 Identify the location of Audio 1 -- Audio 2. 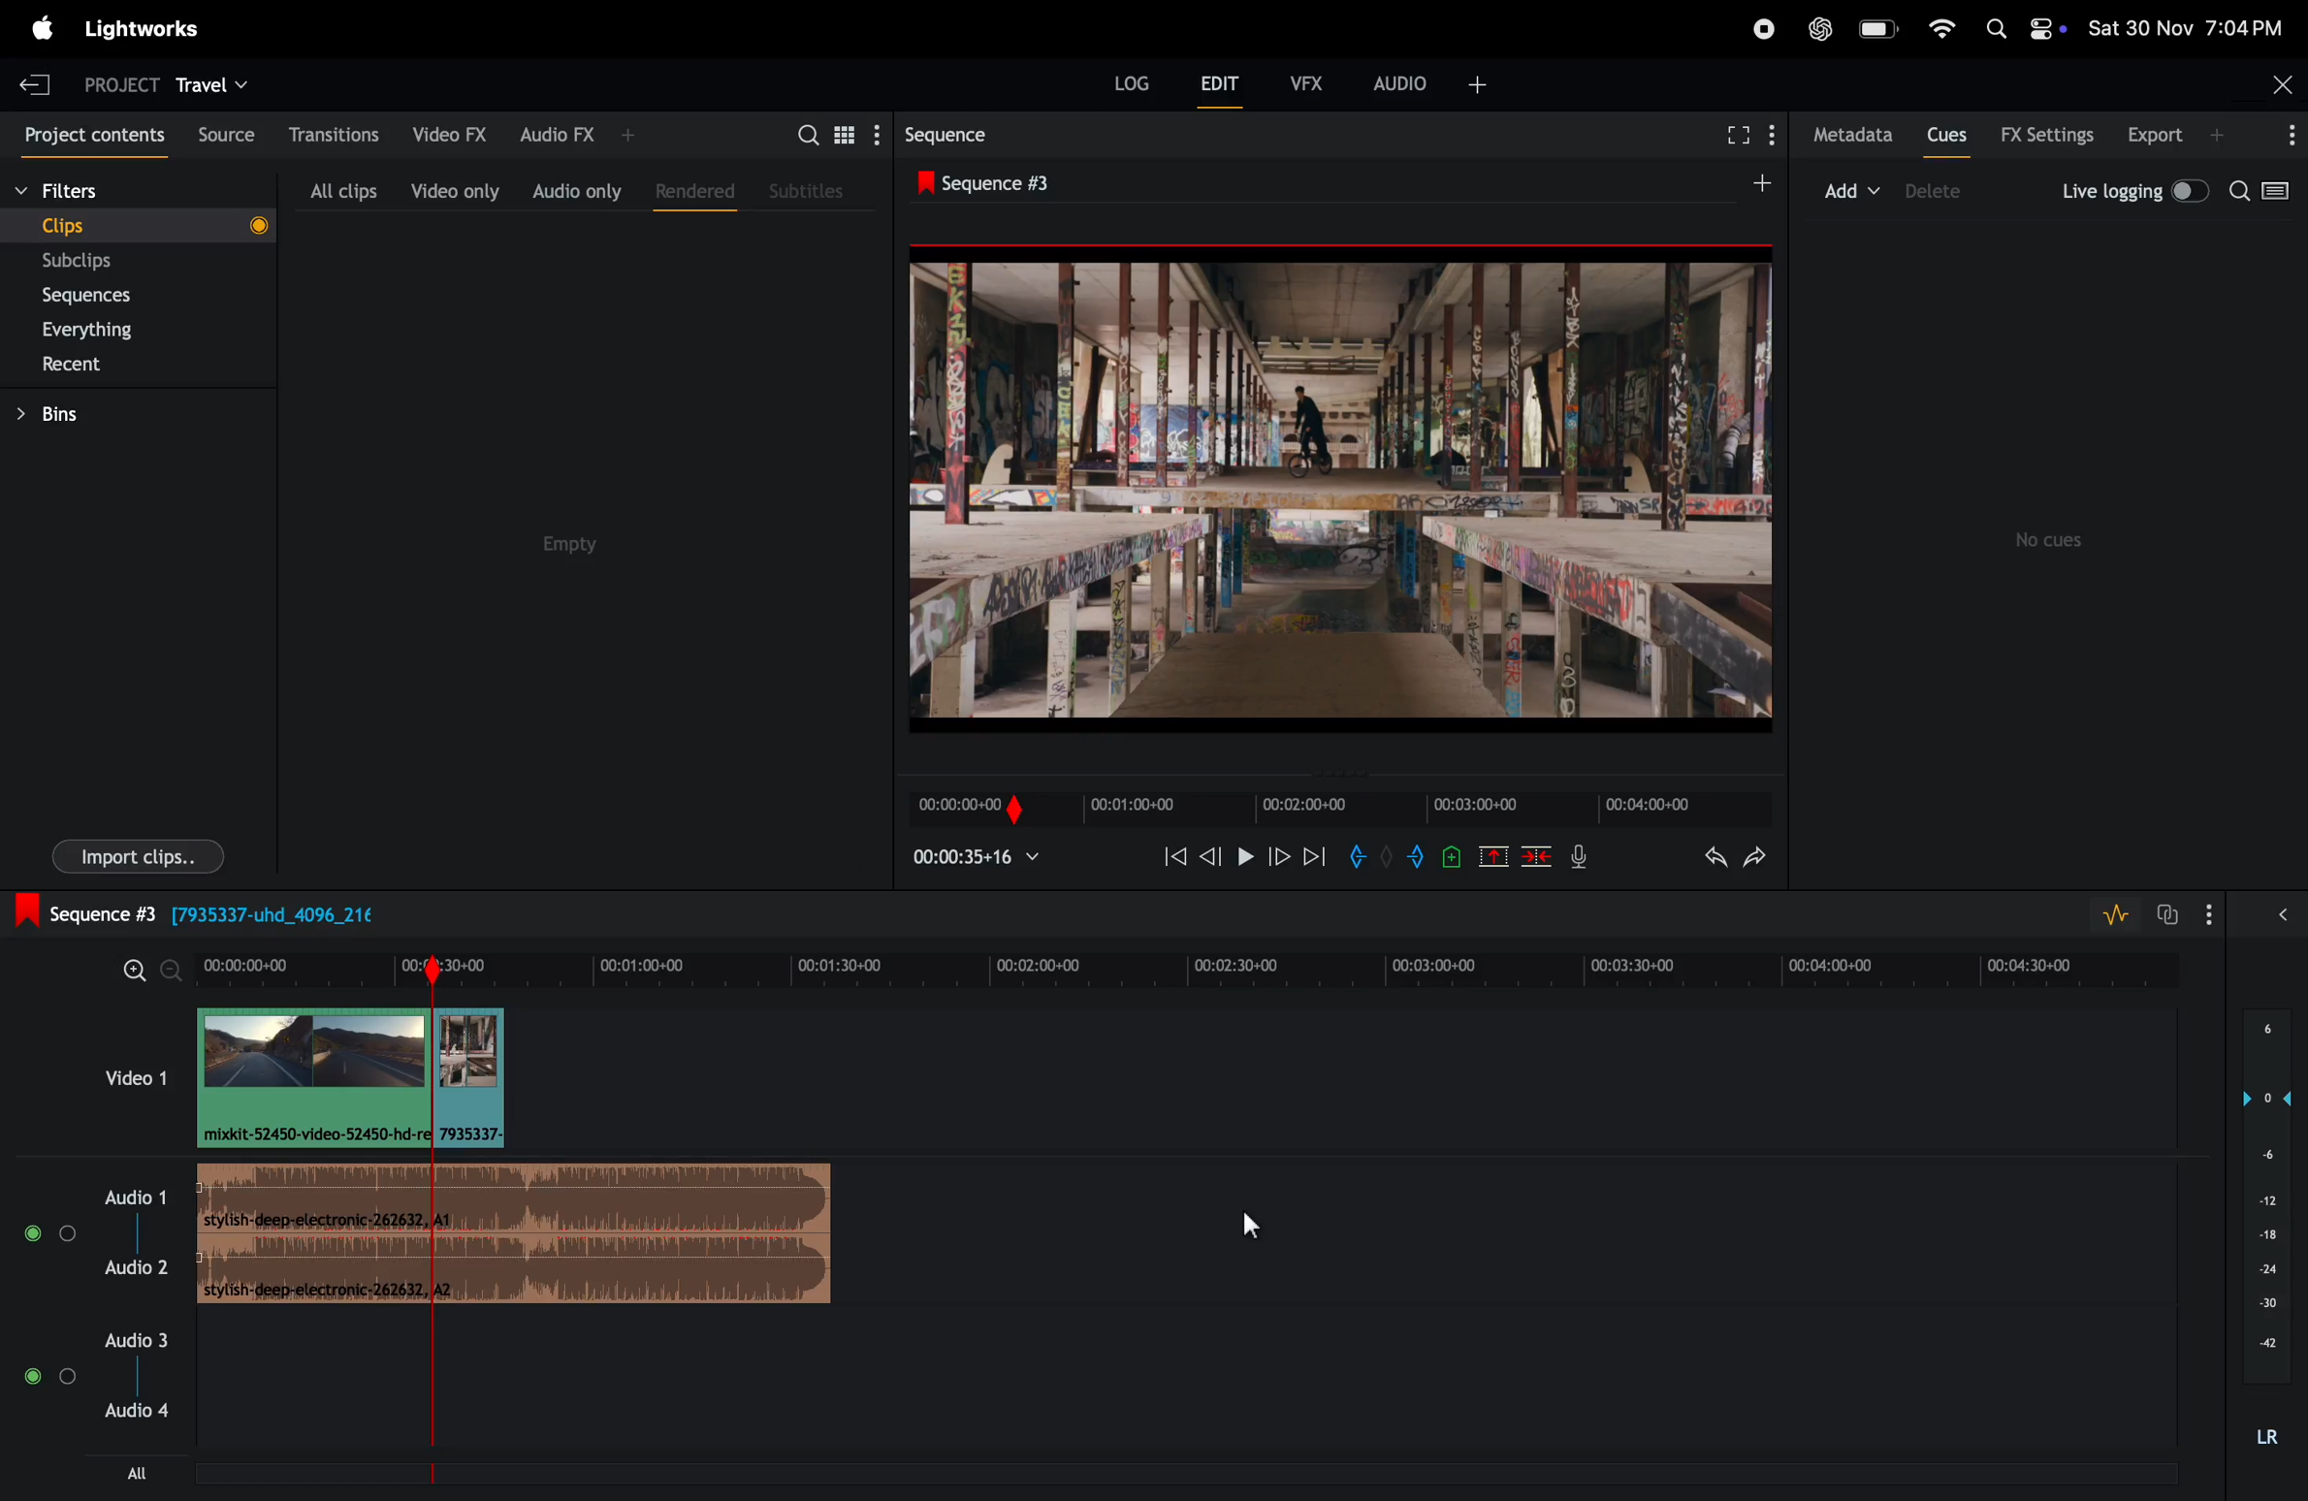
(139, 1224).